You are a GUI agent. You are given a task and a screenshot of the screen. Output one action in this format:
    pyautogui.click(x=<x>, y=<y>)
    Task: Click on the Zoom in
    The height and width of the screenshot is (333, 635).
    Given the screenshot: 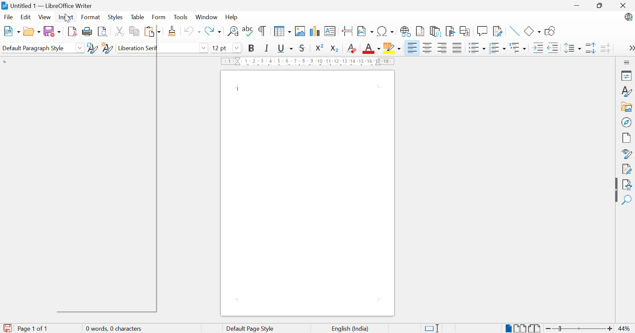 What is the action you would take?
    pyautogui.click(x=609, y=329)
    